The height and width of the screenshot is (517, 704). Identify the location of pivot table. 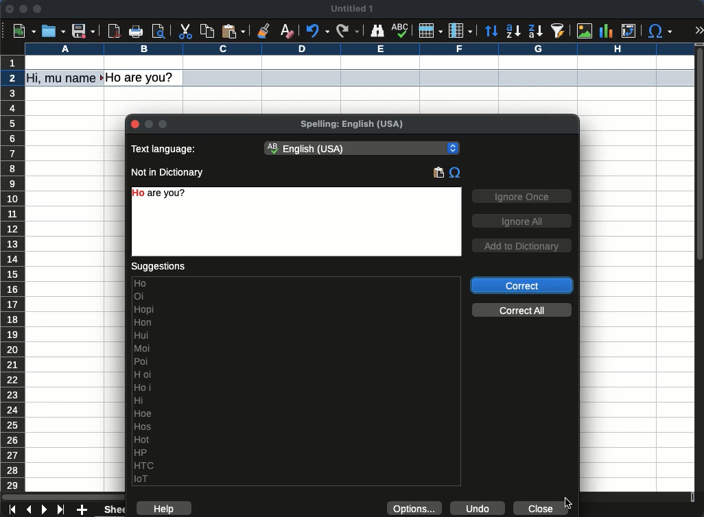
(629, 31).